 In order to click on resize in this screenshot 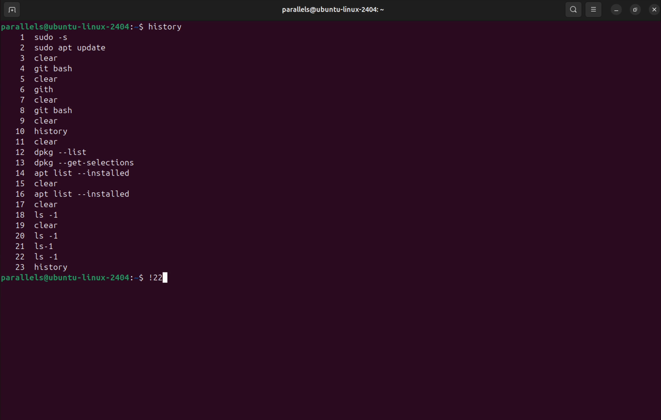, I will do `click(635, 9)`.